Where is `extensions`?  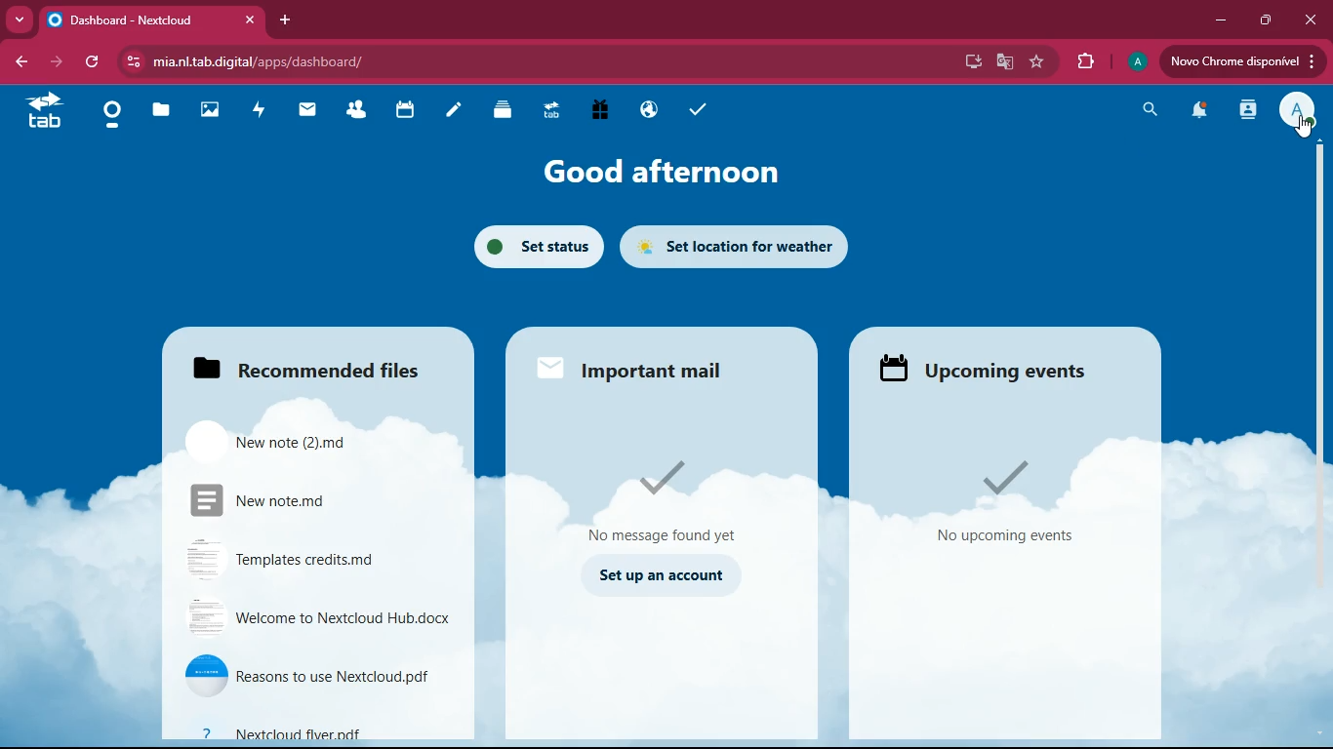 extensions is located at coordinates (1086, 59).